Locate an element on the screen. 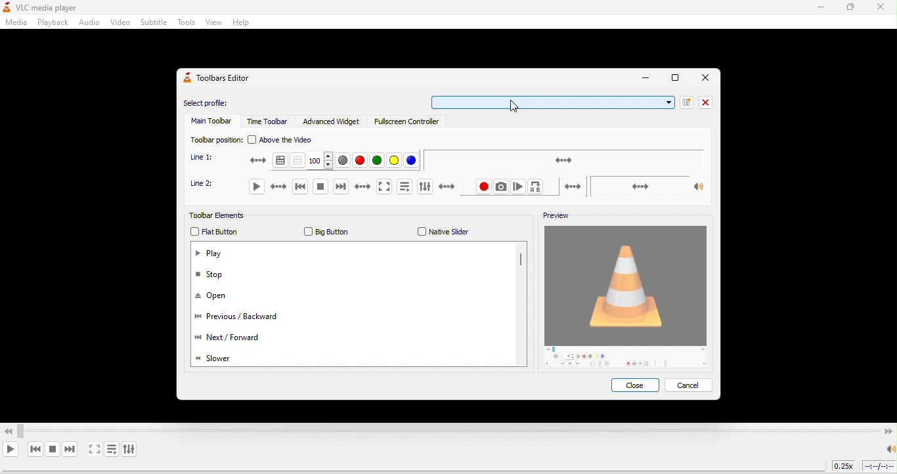 The image size is (897, 474). view is located at coordinates (212, 24).